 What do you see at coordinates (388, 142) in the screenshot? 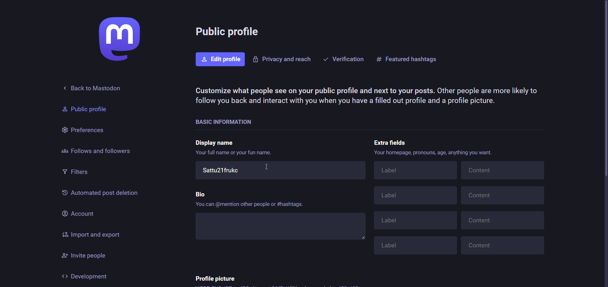
I see `extra fields` at bounding box center [388, 142].